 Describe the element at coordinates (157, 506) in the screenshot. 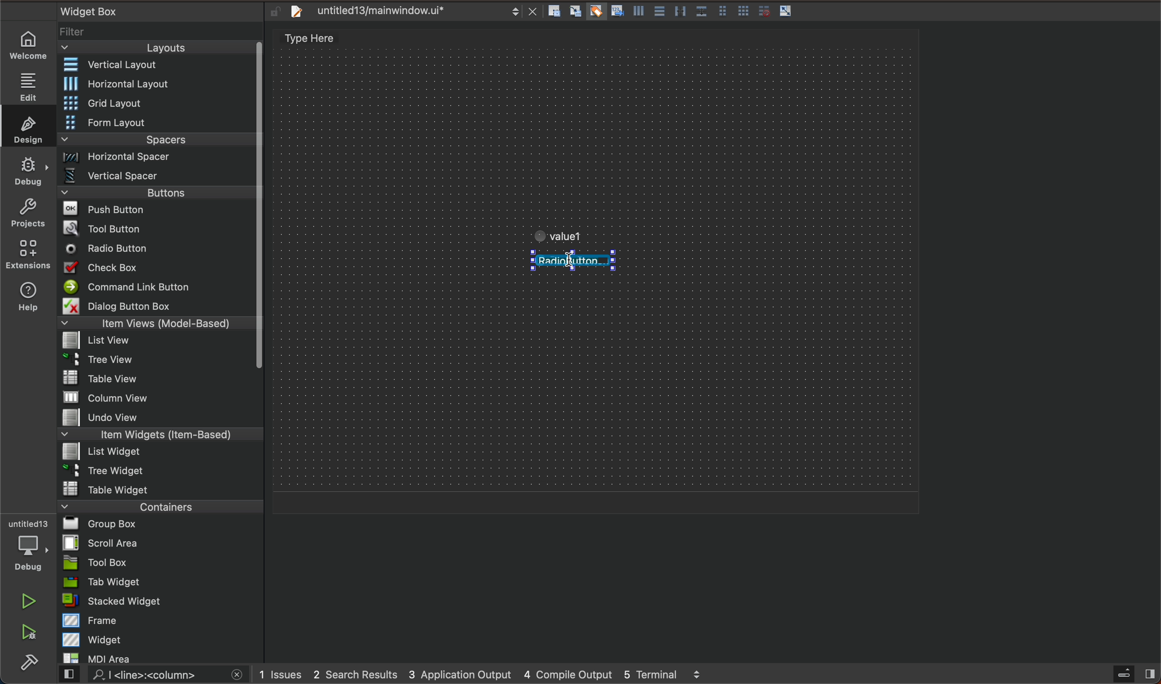

I see `containers` at that location.